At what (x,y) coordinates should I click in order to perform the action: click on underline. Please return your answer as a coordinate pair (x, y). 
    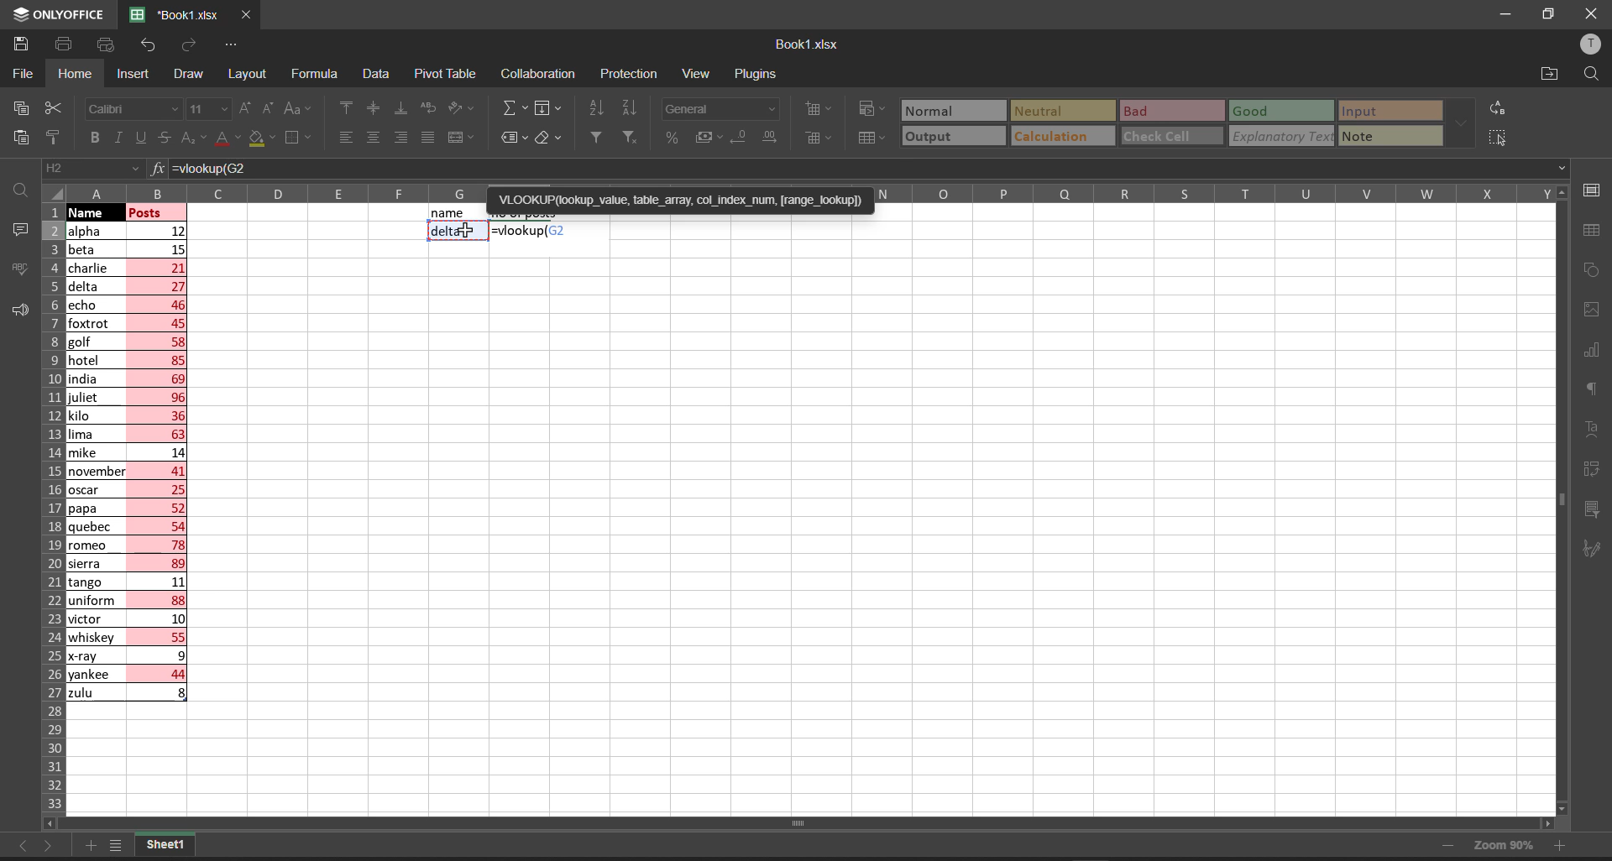
    Looking at the image, I should click on (138, 136).